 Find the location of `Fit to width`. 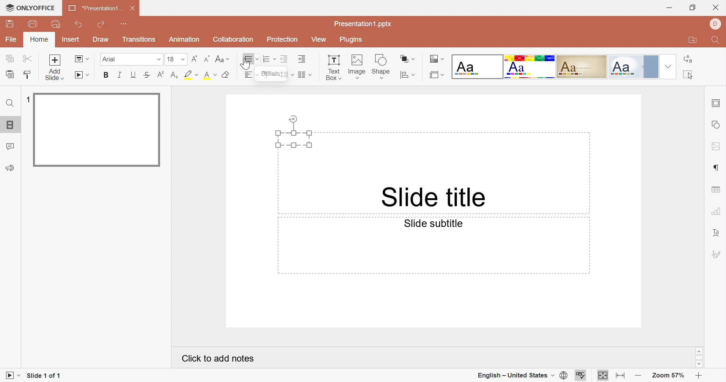

Fit to width is located at coordinates (622, 376).